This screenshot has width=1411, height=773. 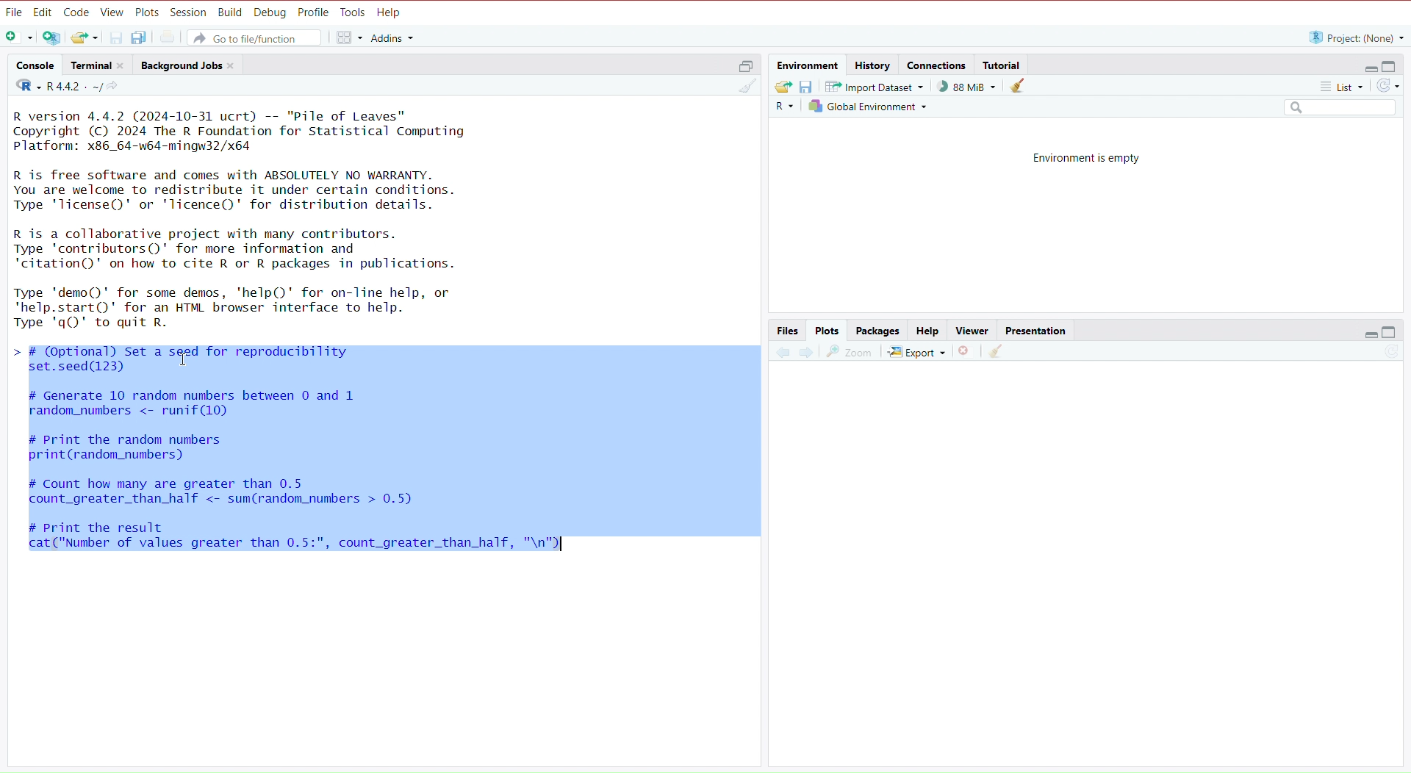 What do you see at coordinates (167, 37) in the screenshot?
I see `Print` at bounding box center [167, 37].